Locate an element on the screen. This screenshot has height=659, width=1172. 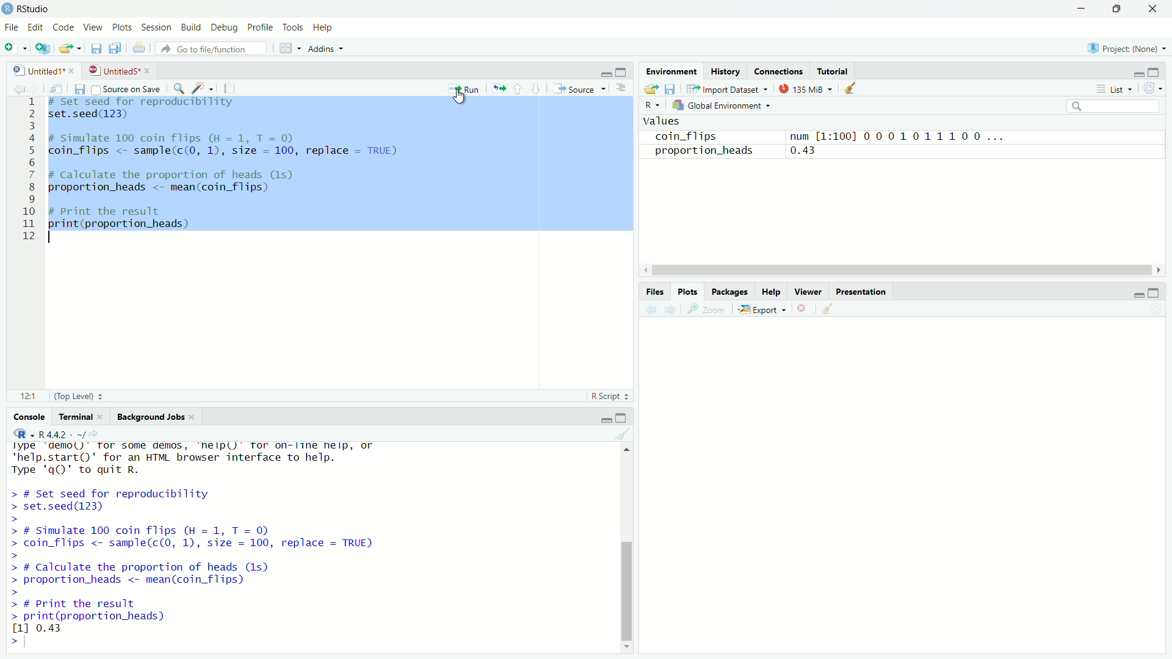
compile report is located at coordinates (236, 87).